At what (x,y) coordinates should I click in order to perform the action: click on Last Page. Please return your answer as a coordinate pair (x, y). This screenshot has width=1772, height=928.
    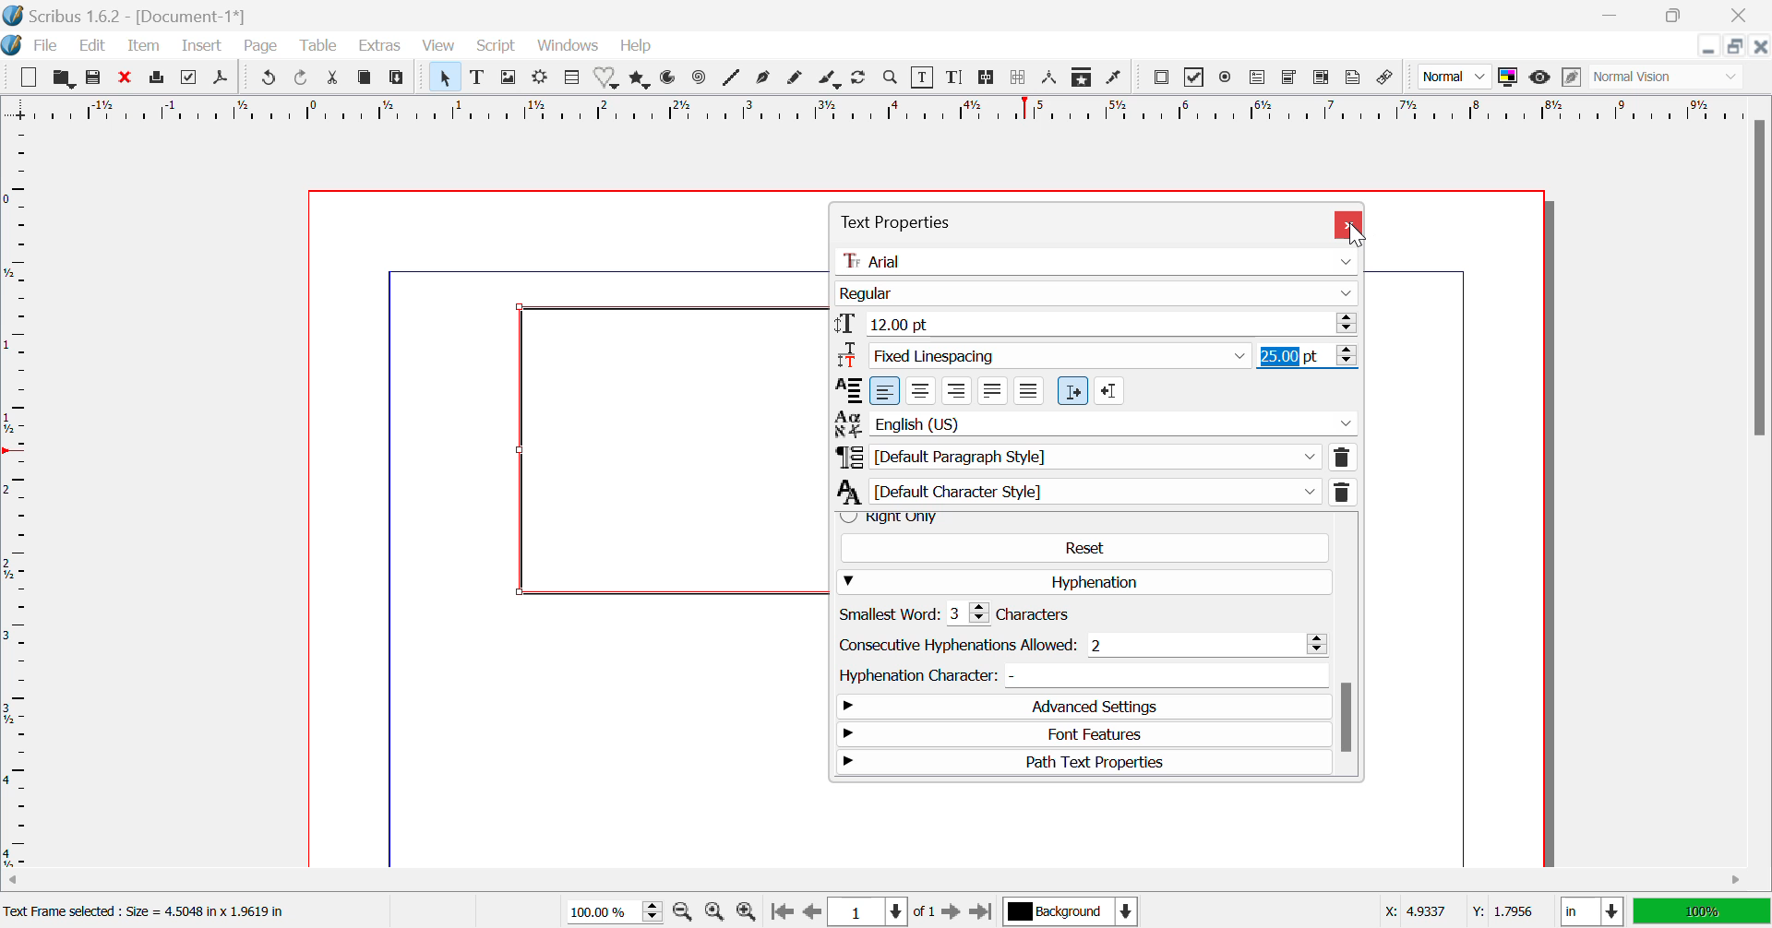
    Looking at the image, I should click on (979, 910).